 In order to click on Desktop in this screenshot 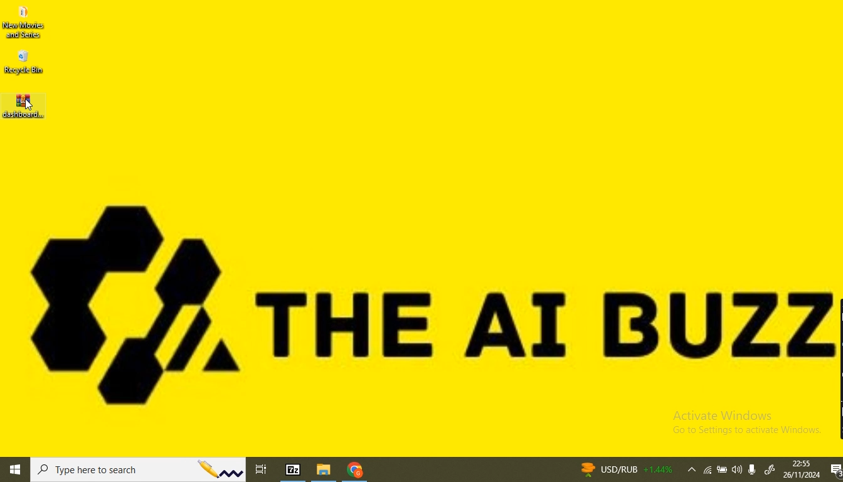, I will do `click(452, 231)`.